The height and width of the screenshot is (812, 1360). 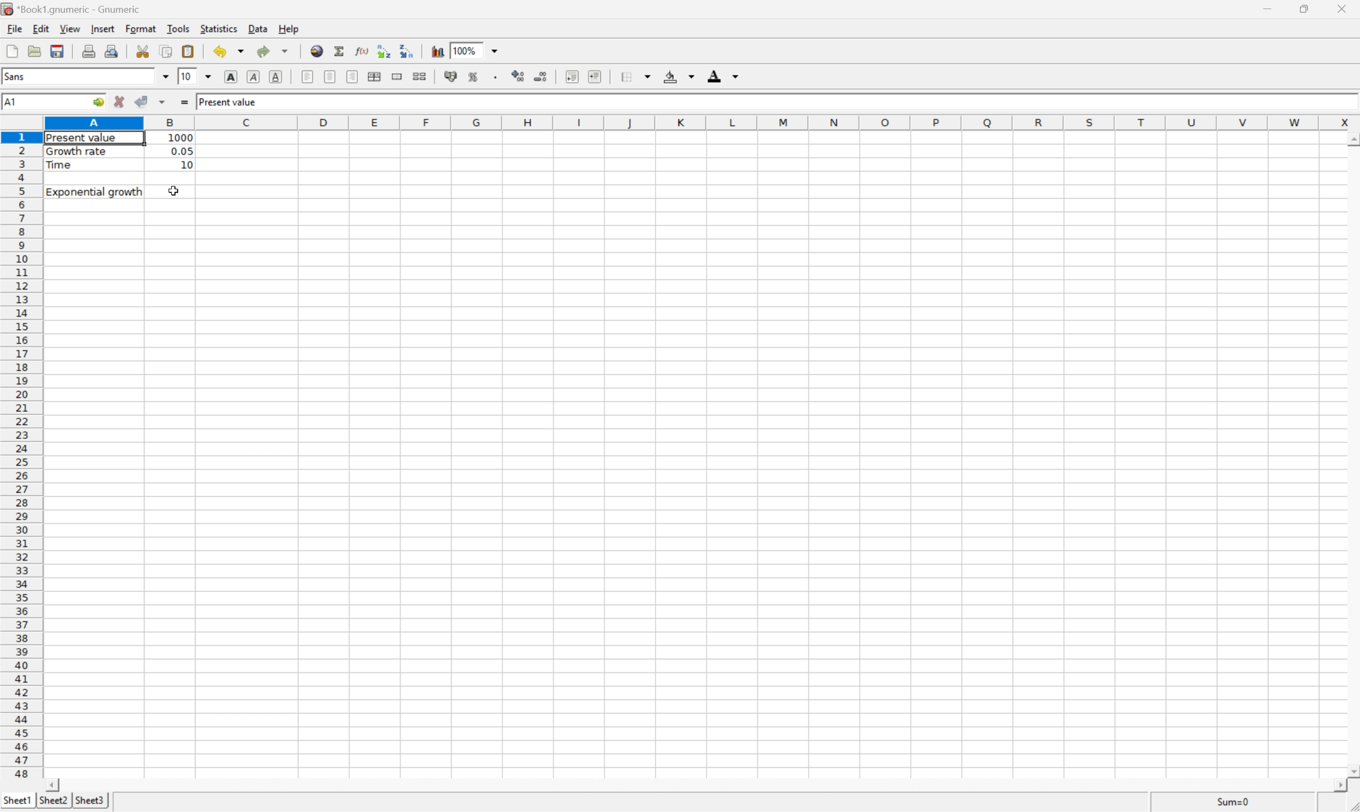 What do you see at coordinates (209, 78) in the screenshot?
I see `Drop Down` at bounding box center [209, 78].